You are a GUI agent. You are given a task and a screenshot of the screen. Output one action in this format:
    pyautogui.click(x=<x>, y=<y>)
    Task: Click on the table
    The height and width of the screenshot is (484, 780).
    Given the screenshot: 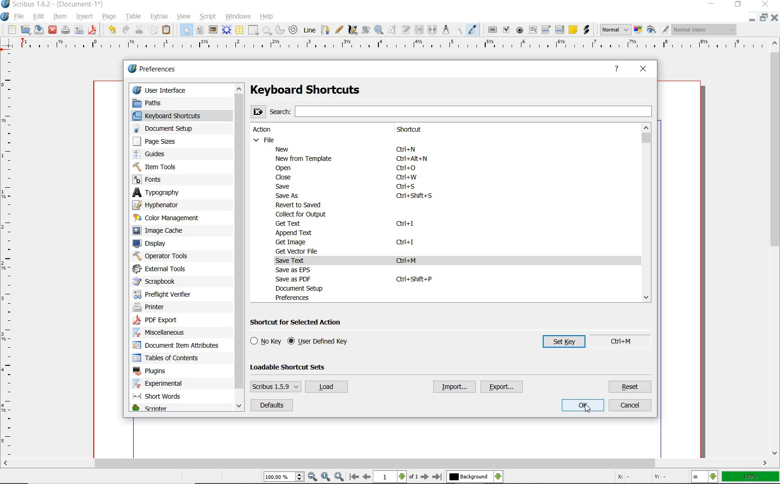 What is the action you would take?
    pyautogui.click(x=135, y=16)
    